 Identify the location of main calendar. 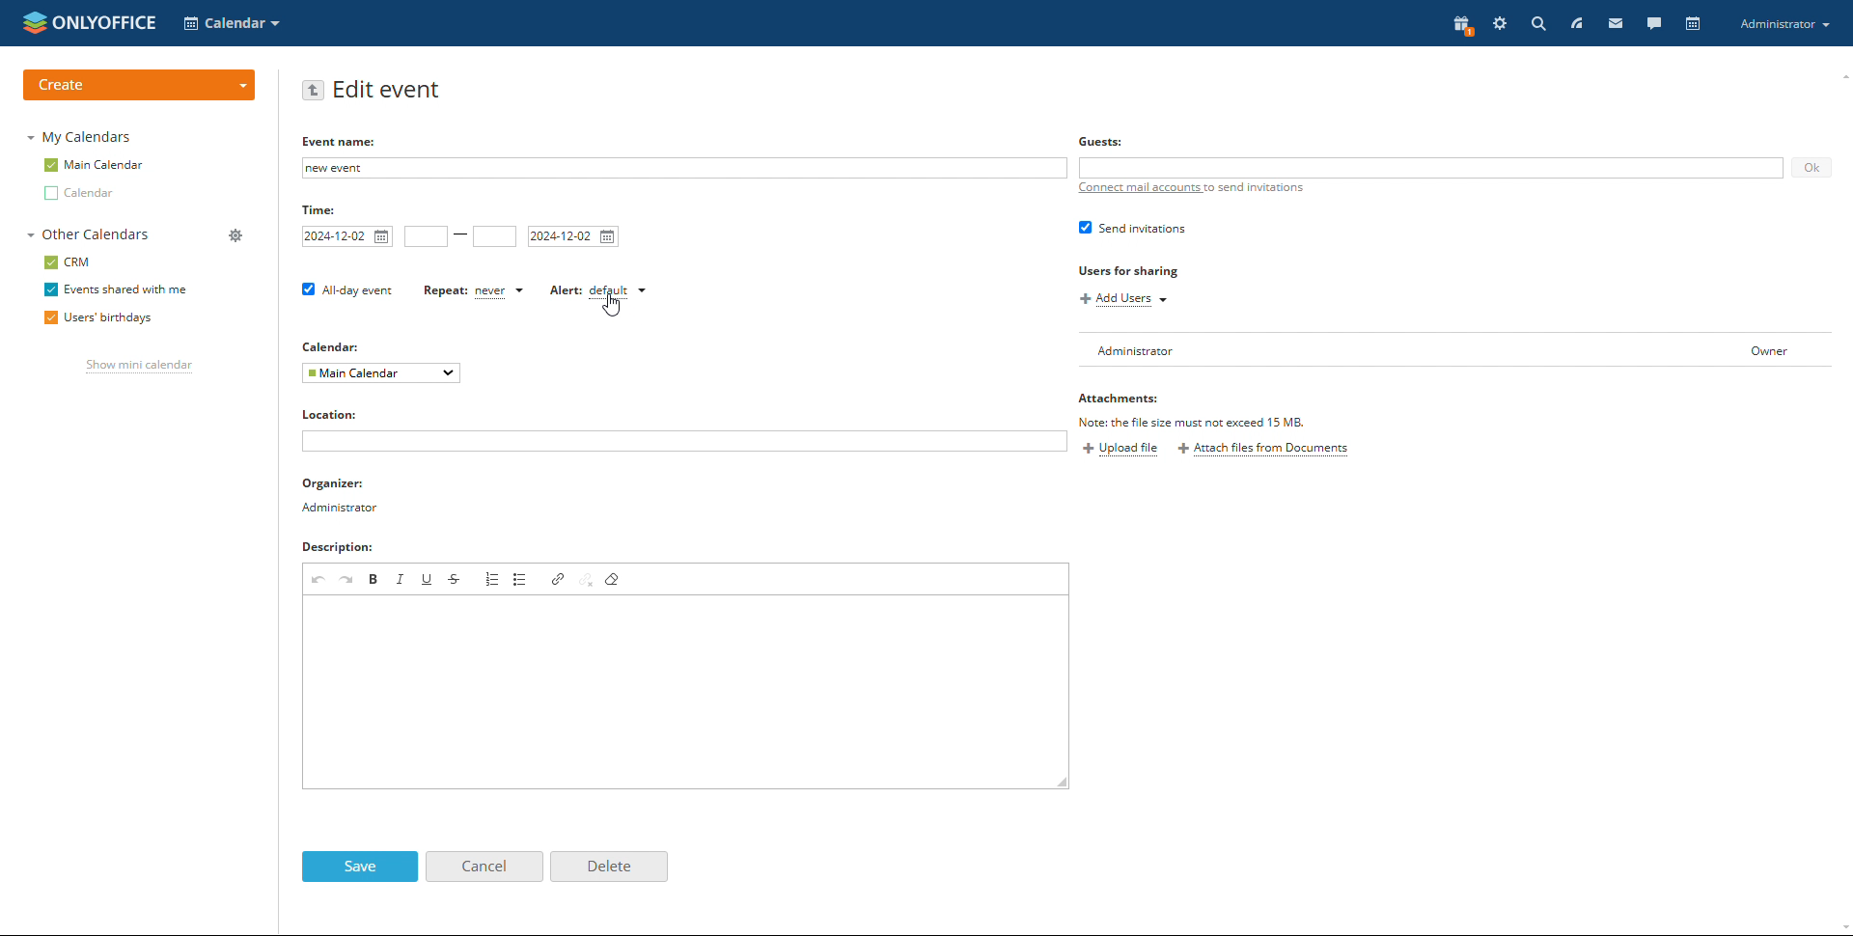
(93, 165).